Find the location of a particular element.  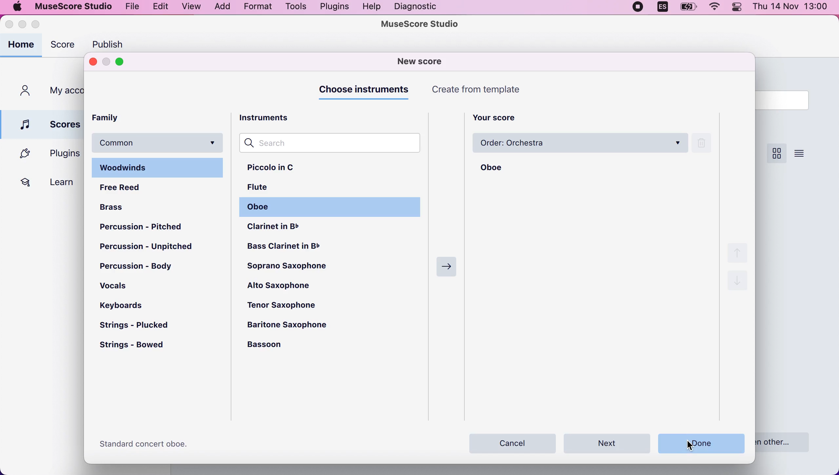

add is located at coordinates (221, 7).